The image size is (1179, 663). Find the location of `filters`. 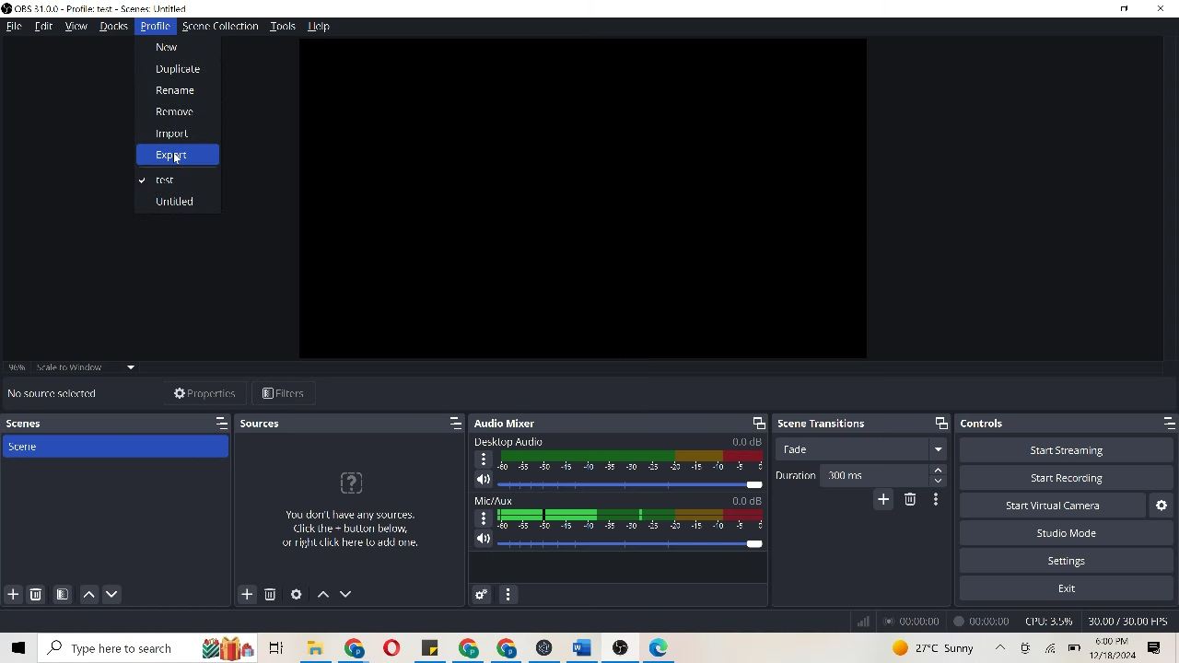

filters is located at coordinates (291, 391).